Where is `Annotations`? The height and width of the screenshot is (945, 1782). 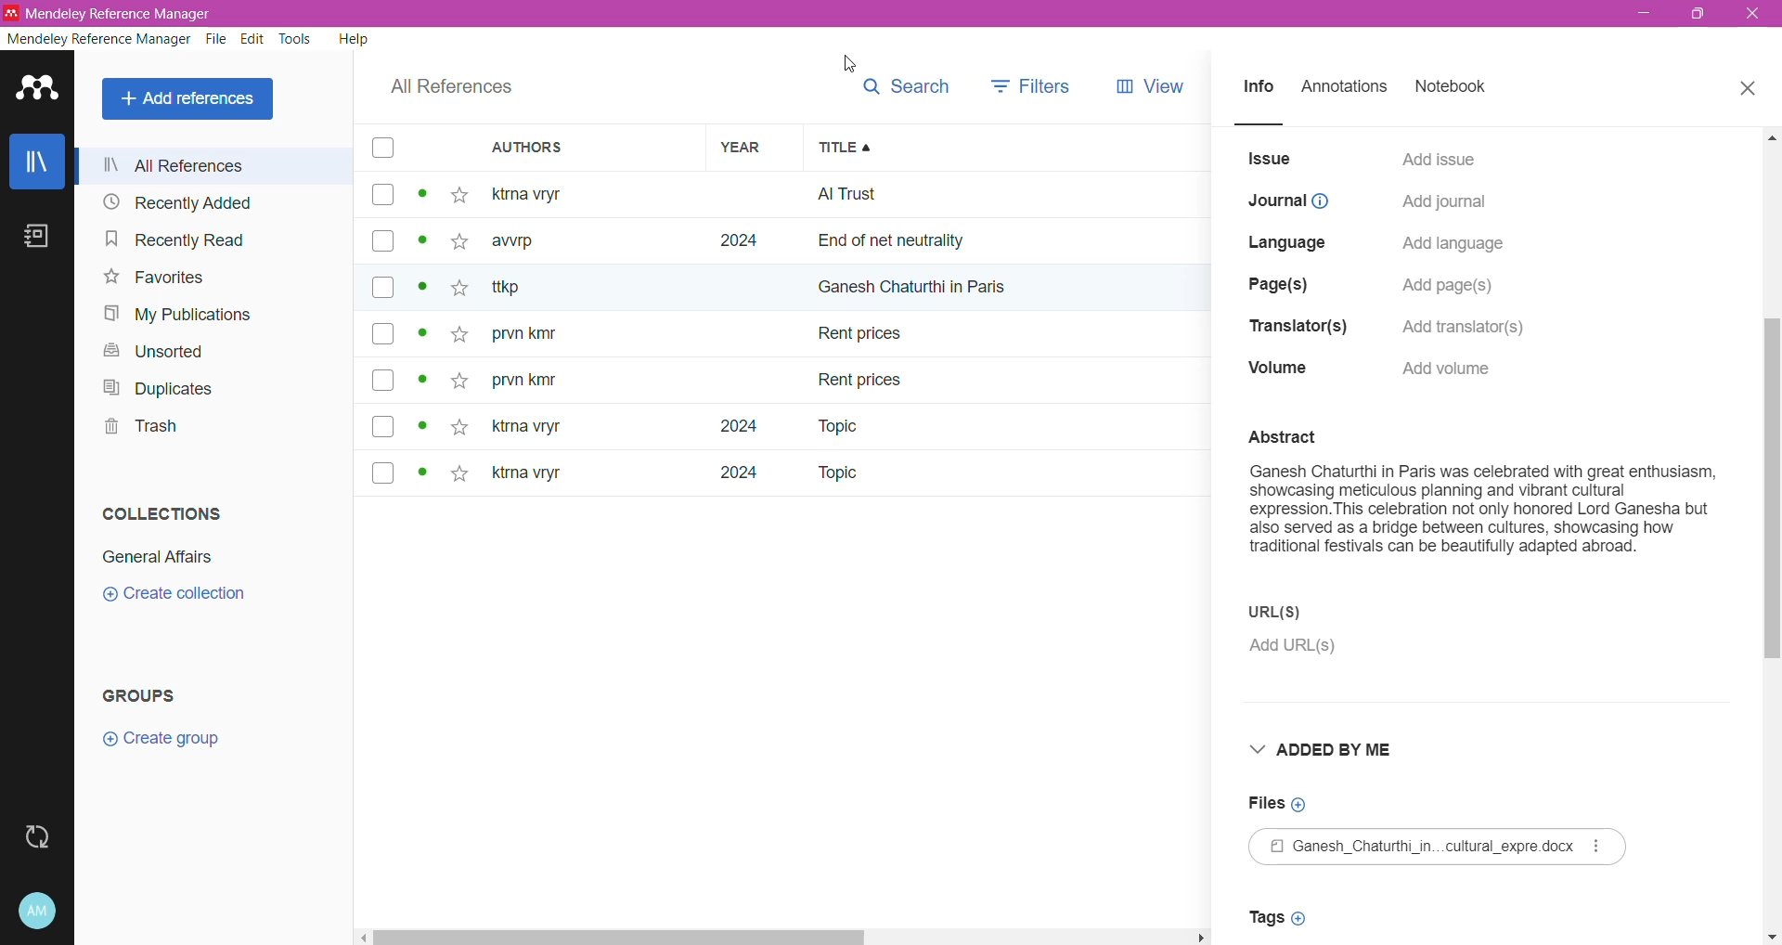 Annotations is located at coordinates (1349, 88).